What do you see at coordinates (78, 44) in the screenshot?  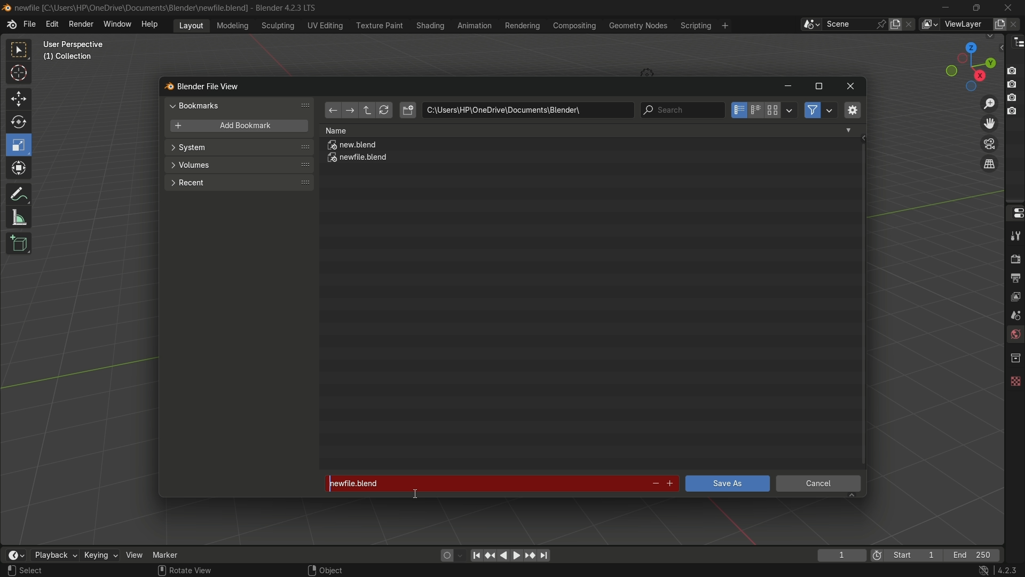 I see `User prepective` at bounding box center [78, 44].